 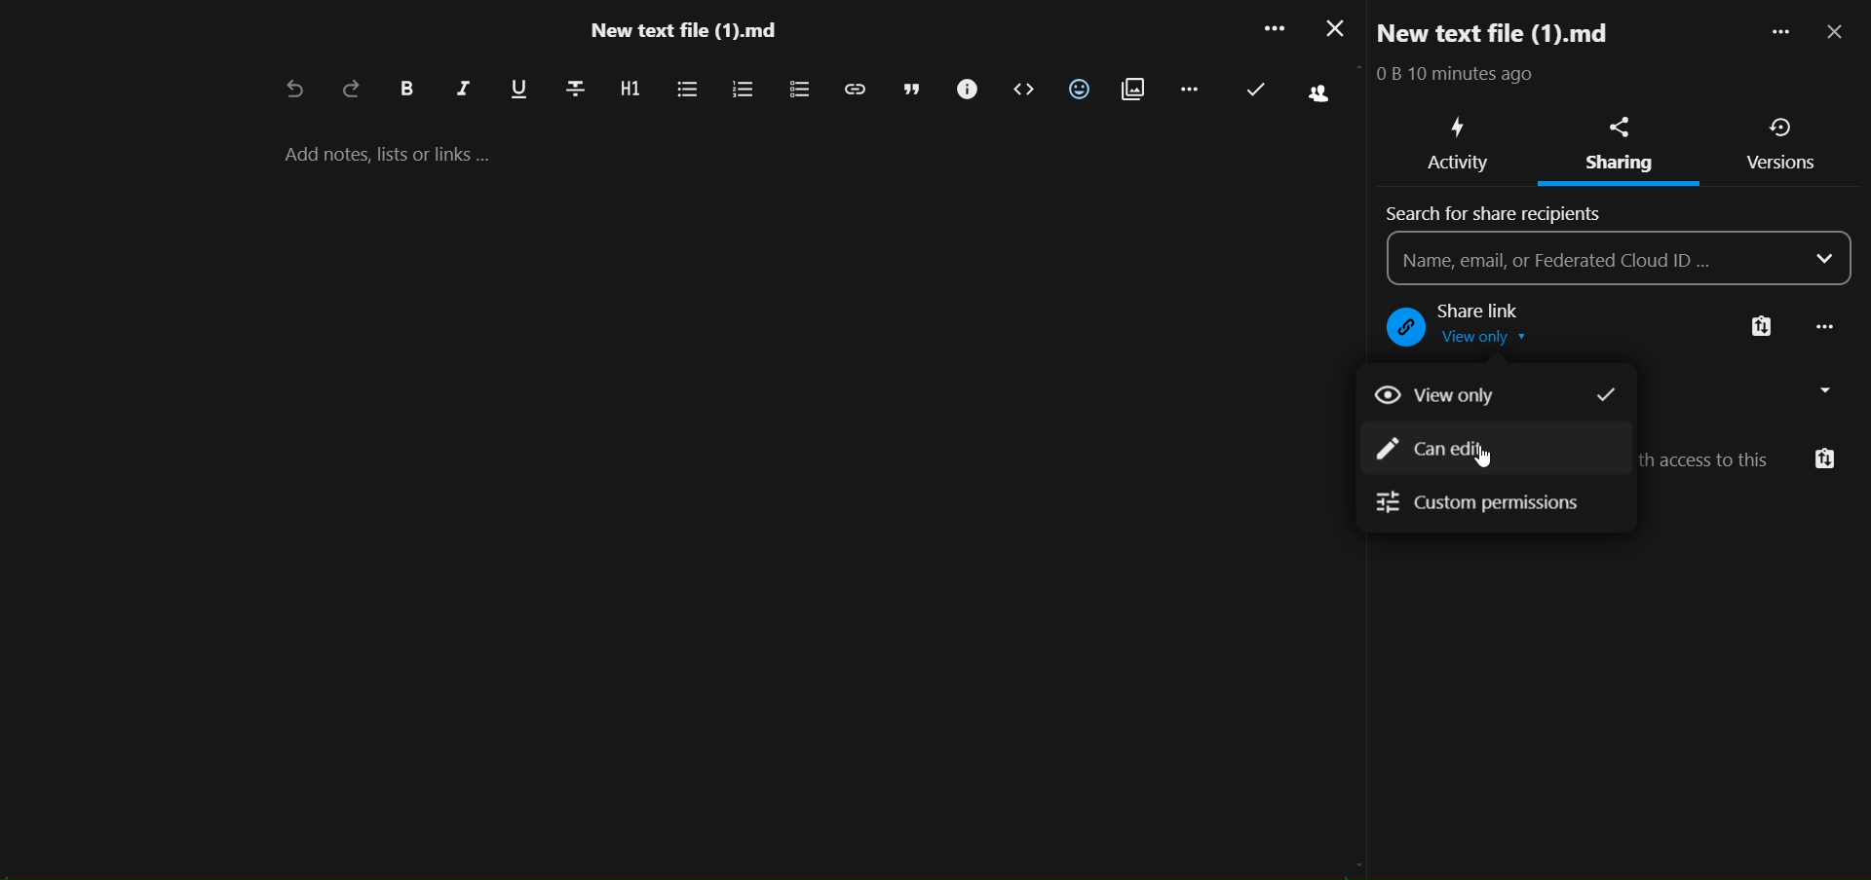 I want to click on insert attachment, so click(x=1132, y=91).